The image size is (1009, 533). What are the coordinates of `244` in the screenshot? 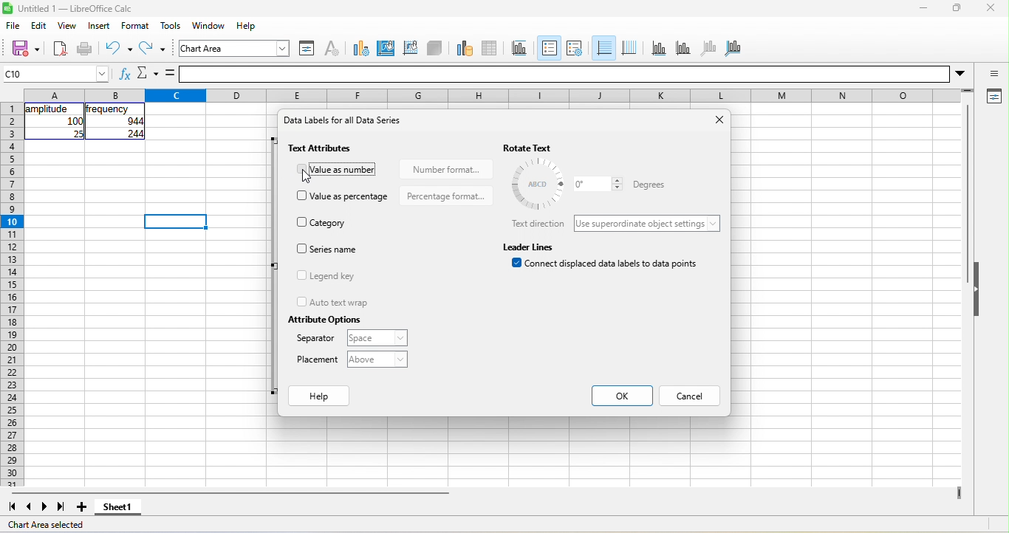 It's located at (133, 134).